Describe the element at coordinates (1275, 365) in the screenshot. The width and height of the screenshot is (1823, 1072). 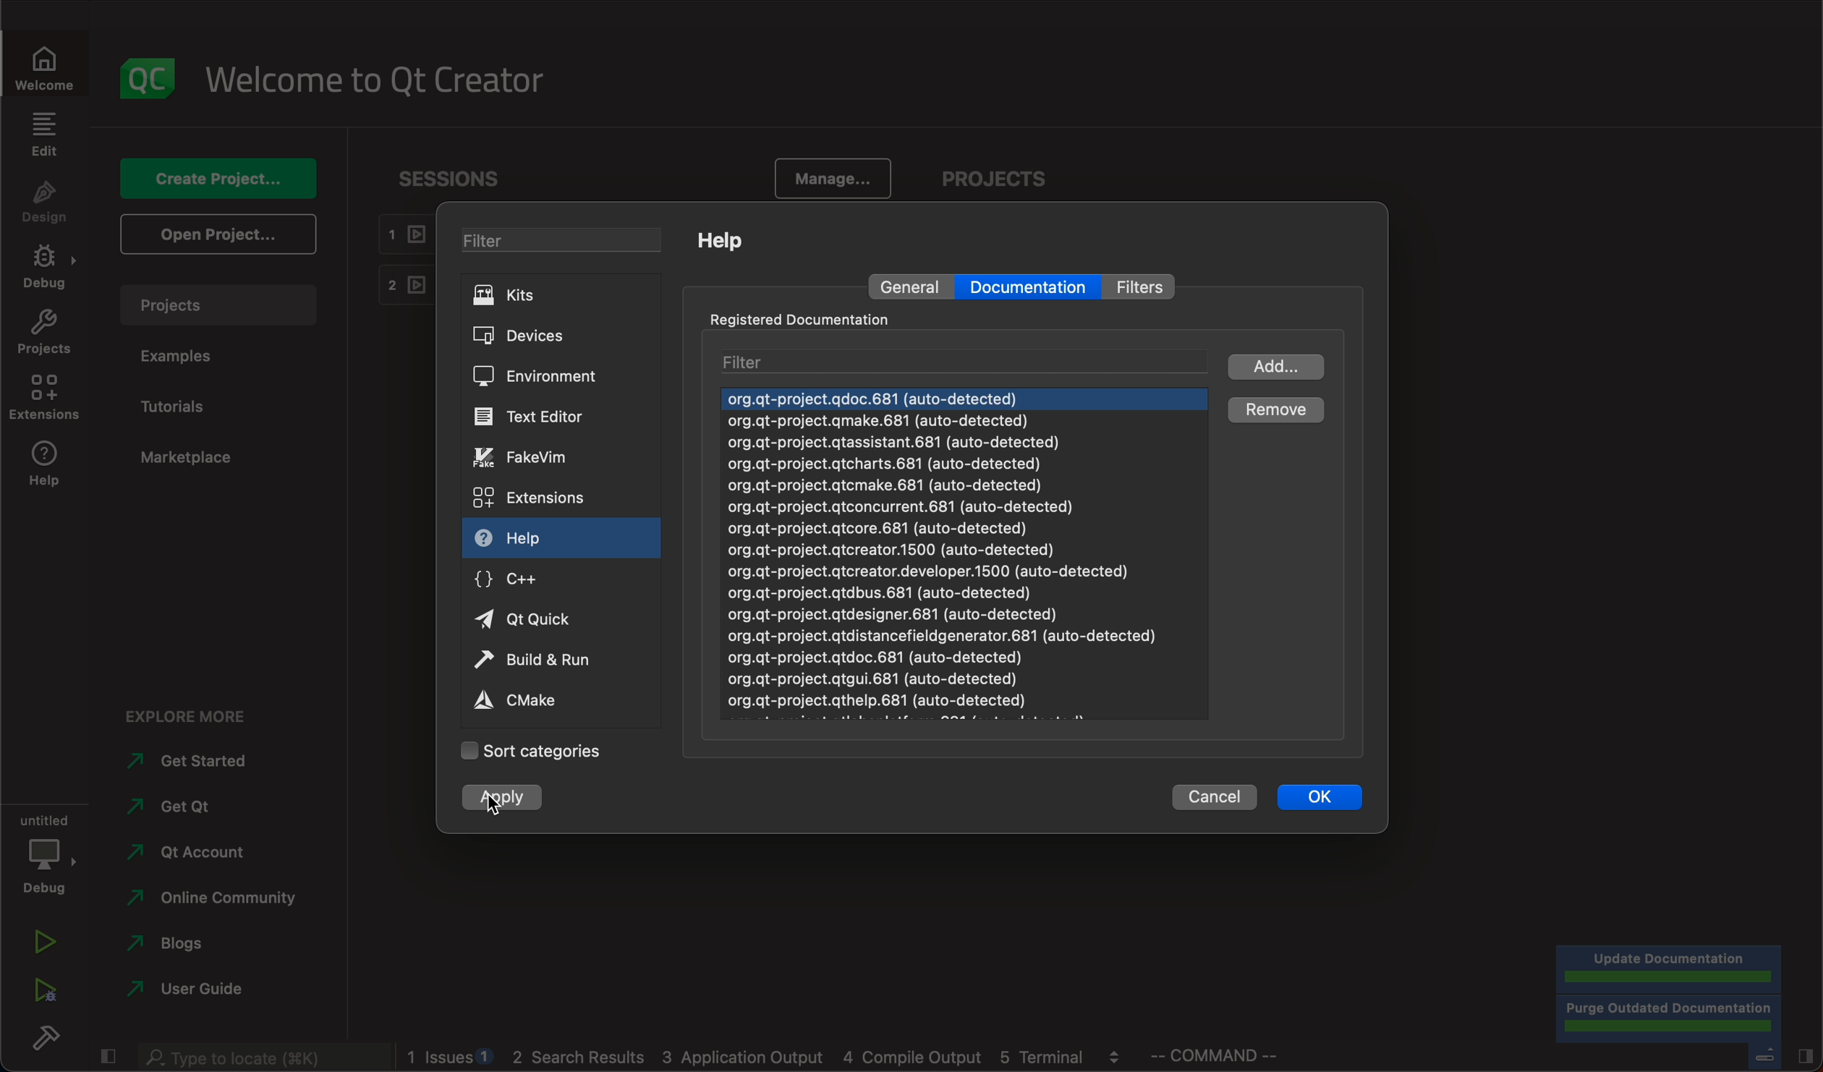
I see `add` at that location.